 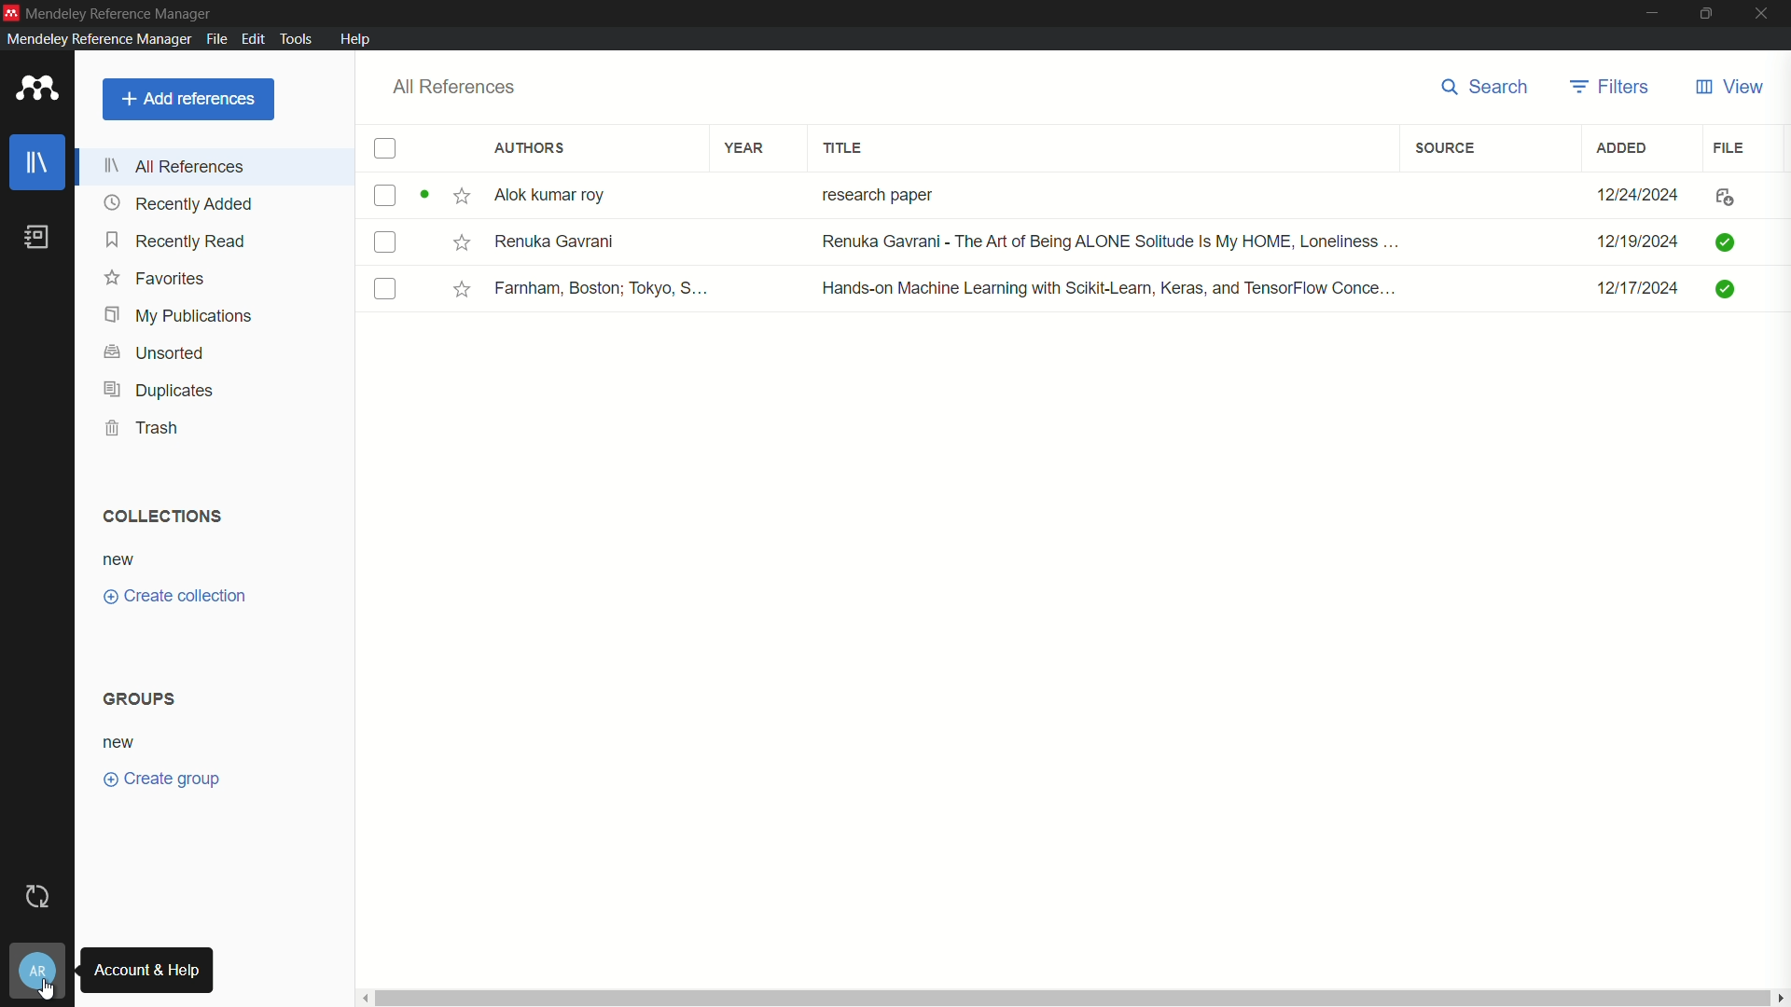 I want to click on tools menu, so click(x=300, y=39).